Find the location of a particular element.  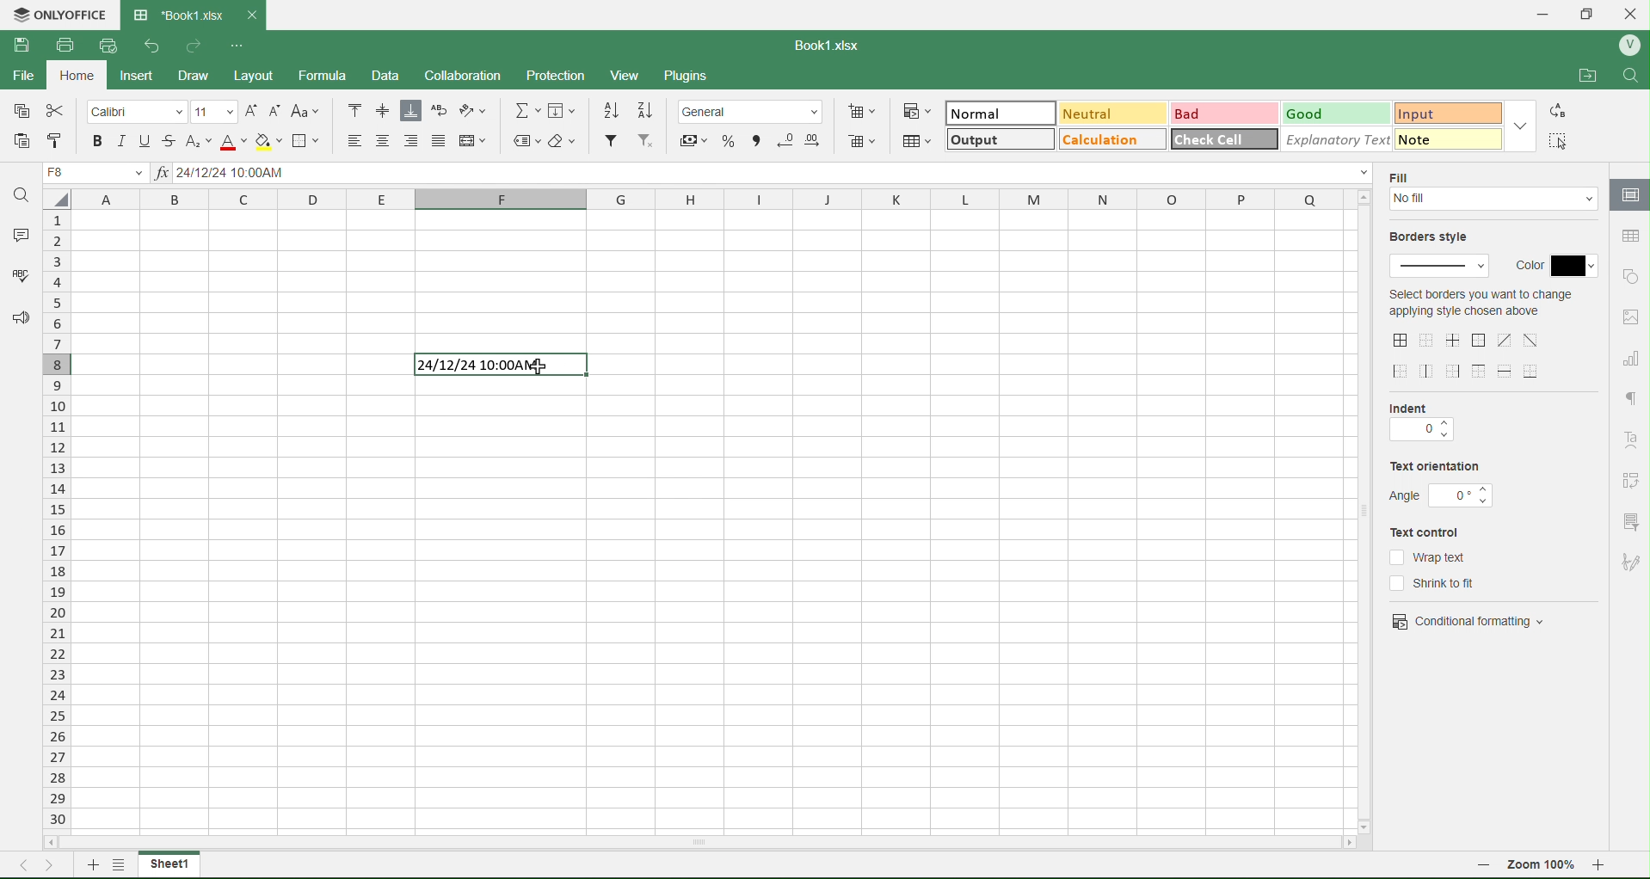

angle is located at coordinates (1443, 495).